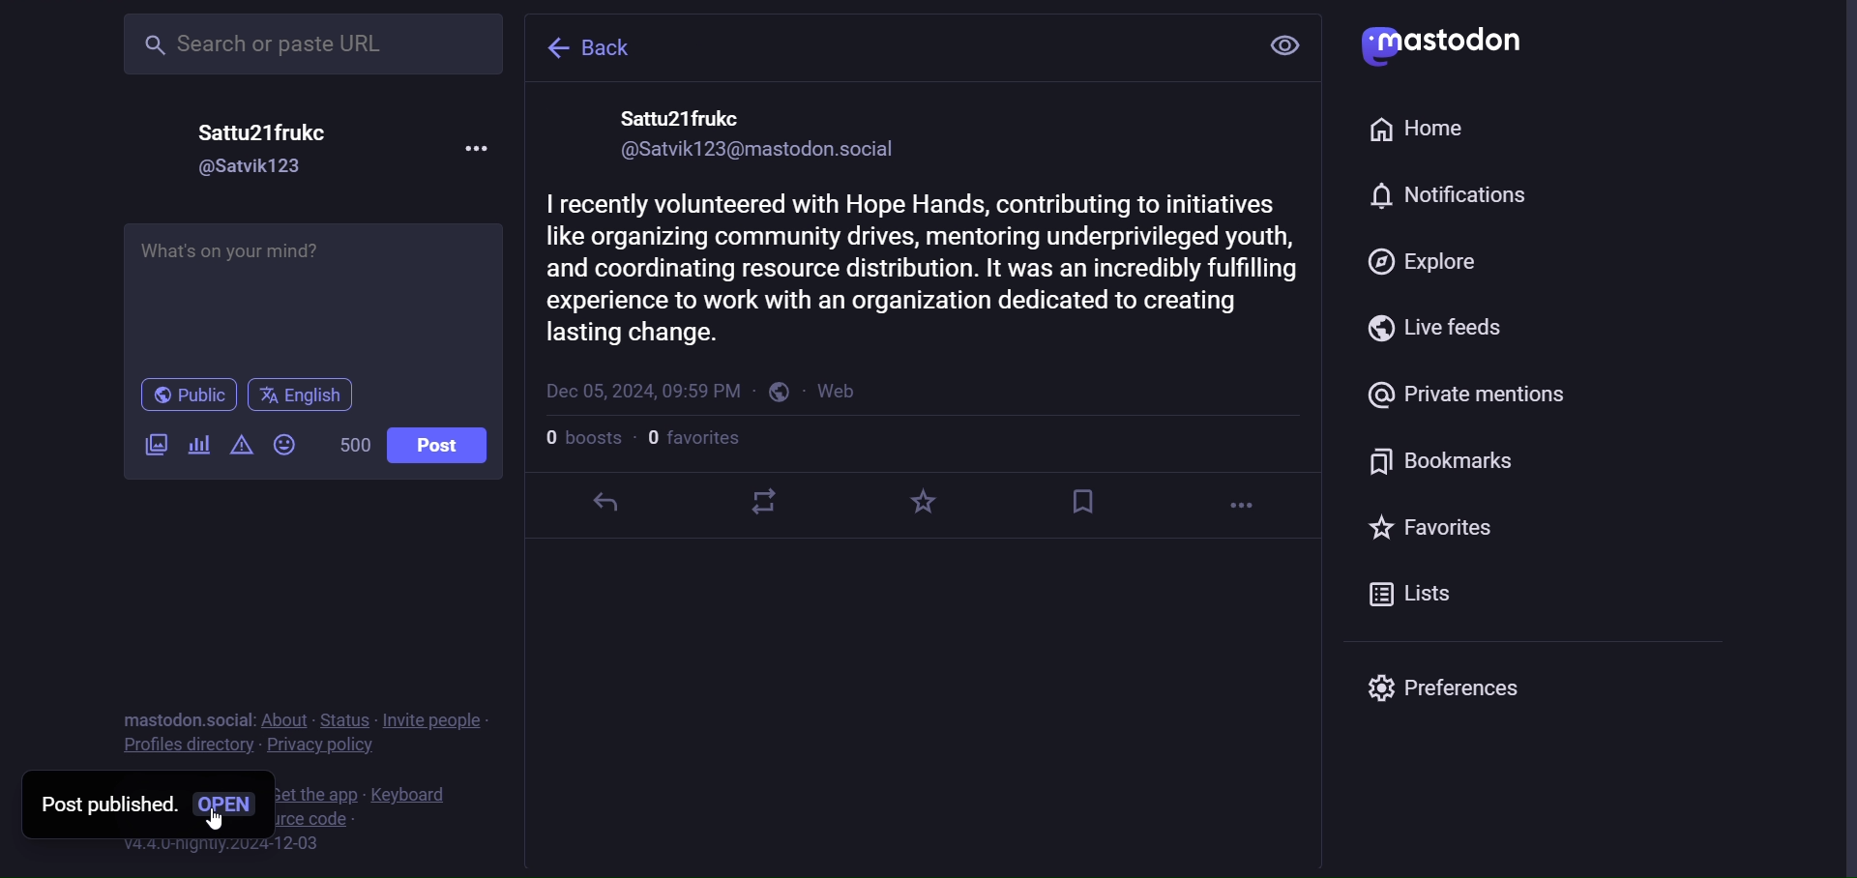 Image resolution: width=1857 pixels, height=878 pixels. Describe the element at coordinates (927, 268) in the screenshot. I see `volunteering activity post` at that location.